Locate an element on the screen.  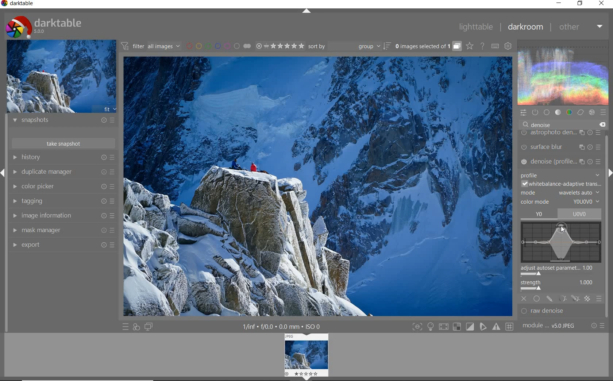
CURSOR is located at coordinates (564, 231).